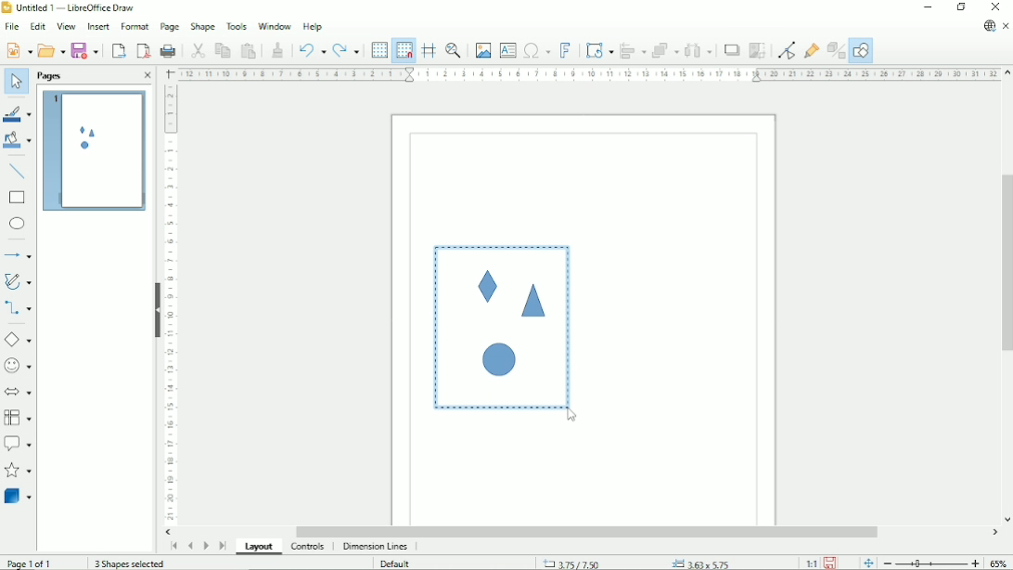 This screenshot has width=1013, height=570. Describe the element at coordinates (97, 26) in the screenshot. I see `Insert` at that location.